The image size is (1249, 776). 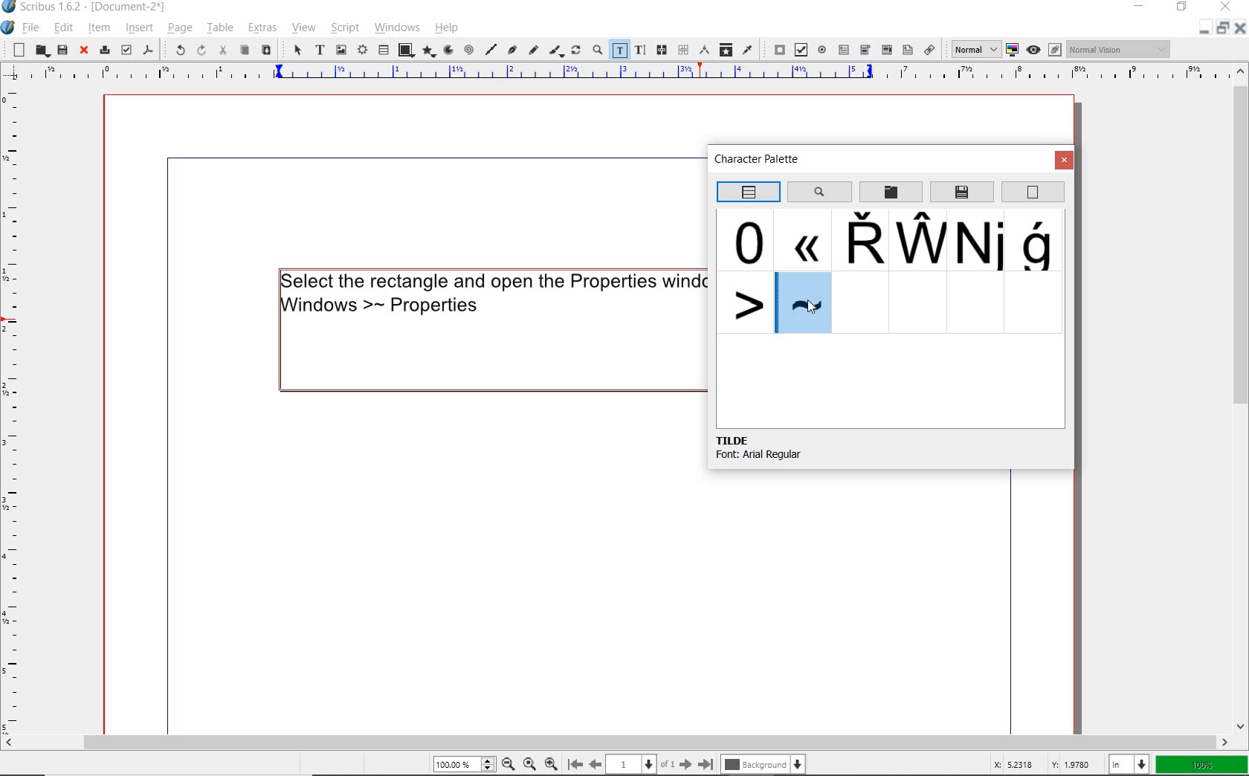 I want to click on table, so click(x=219, y=28).